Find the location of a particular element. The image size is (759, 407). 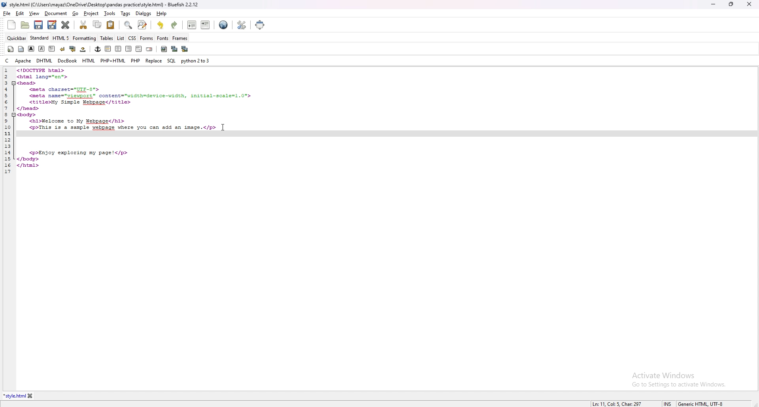

<!DOCTYPE html> is located at coordinates (42, 70).